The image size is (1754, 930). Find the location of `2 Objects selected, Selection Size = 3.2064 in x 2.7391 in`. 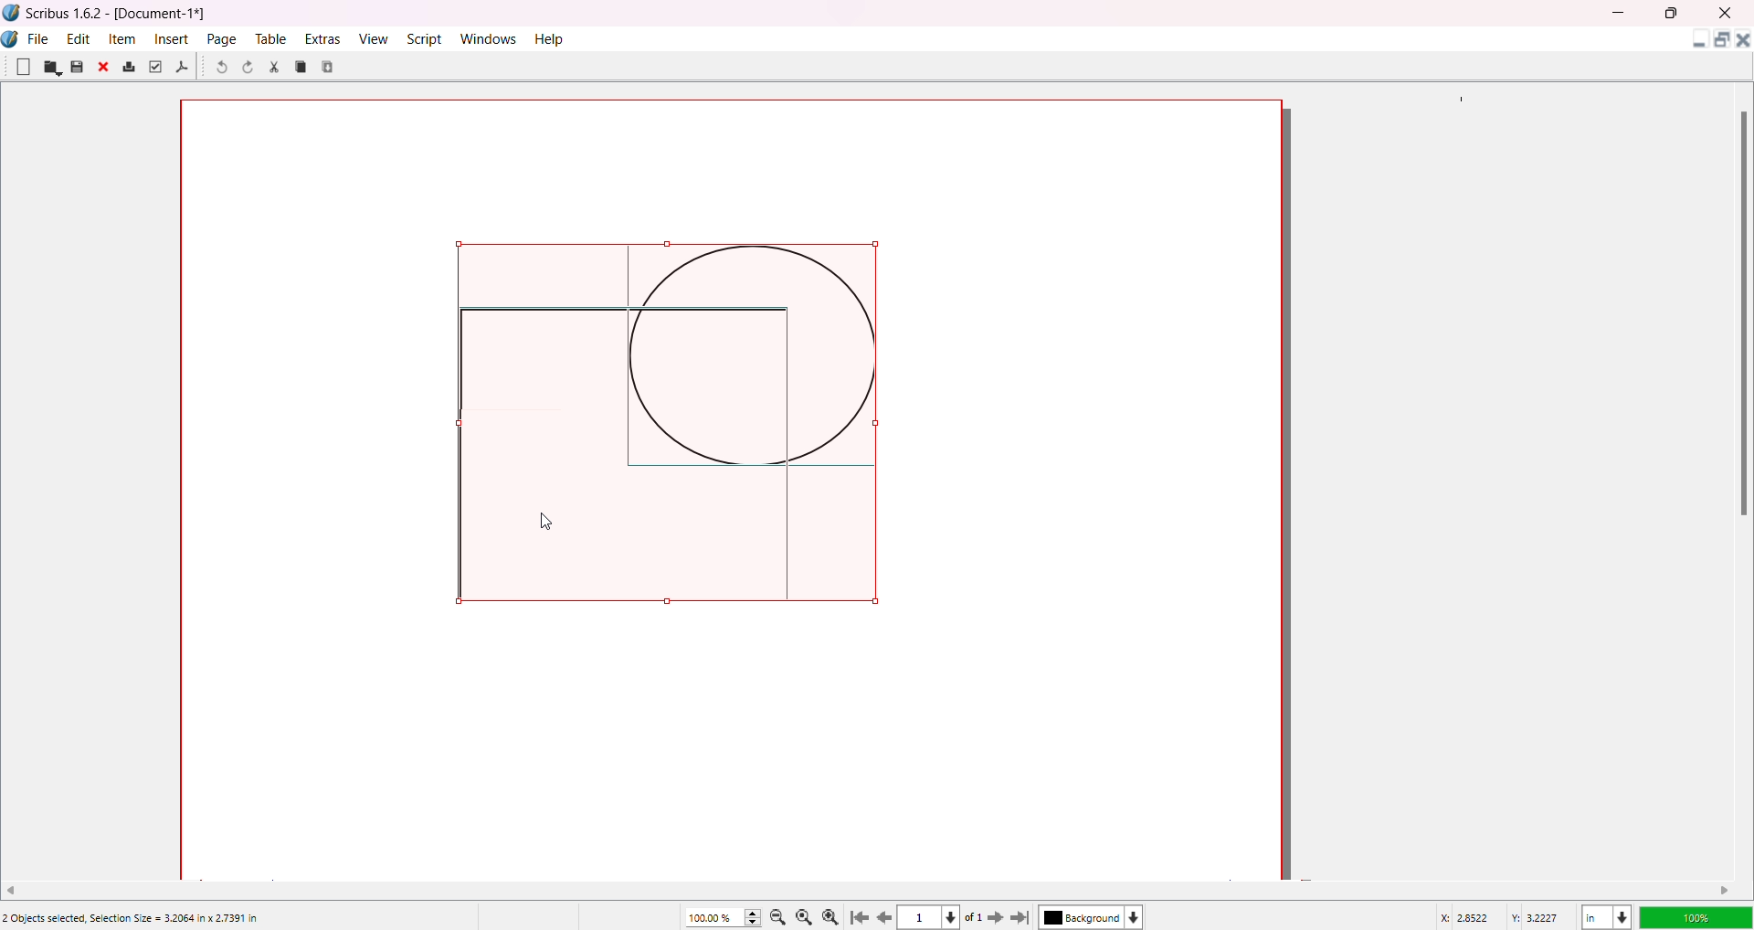

2 Objects selected, Selection Size = 3.2064 in x 2.7391 in is located at coordinates (132, 918).